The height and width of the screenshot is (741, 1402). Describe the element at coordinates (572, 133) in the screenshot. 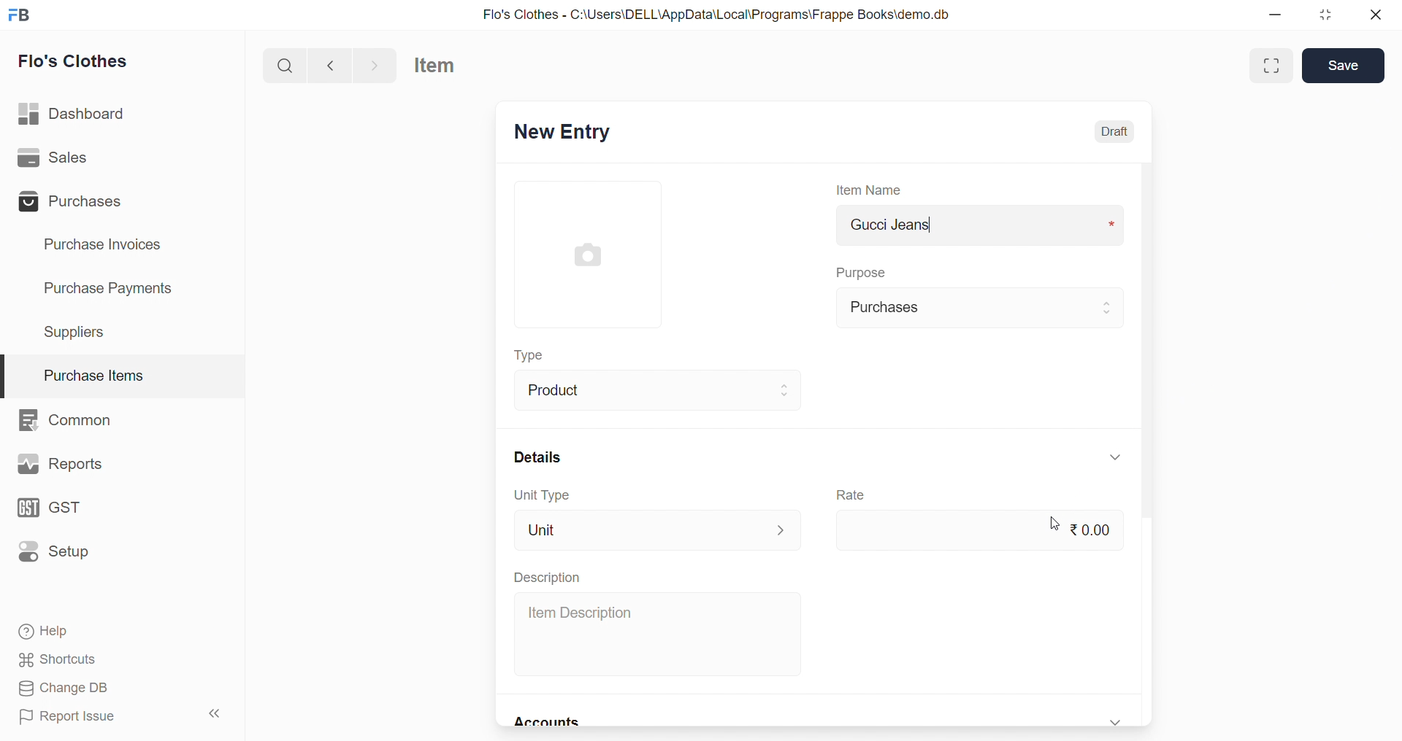

I see `New Entry` at that location.